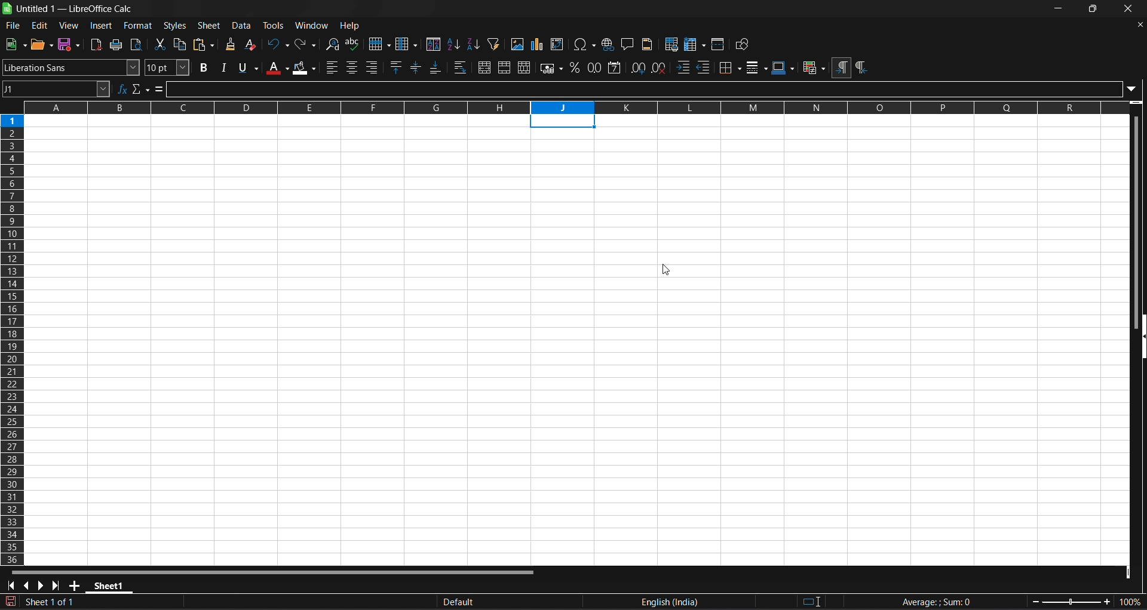 The image size is (1147, 610). What do you see at coordinates (42, 585) in the screenshot?
I see `scroll to next sheet` at bounding box center [42, 585].